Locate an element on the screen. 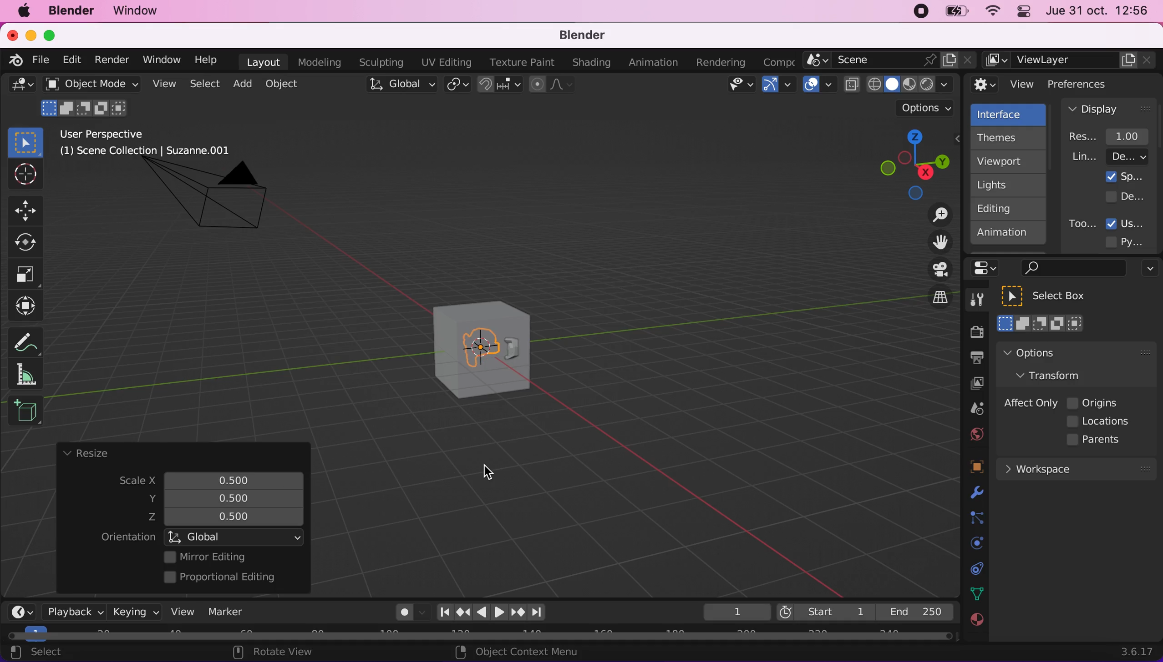 This screenshot has height=662, width=1163. texture paint is located at coordinates (520, 62).